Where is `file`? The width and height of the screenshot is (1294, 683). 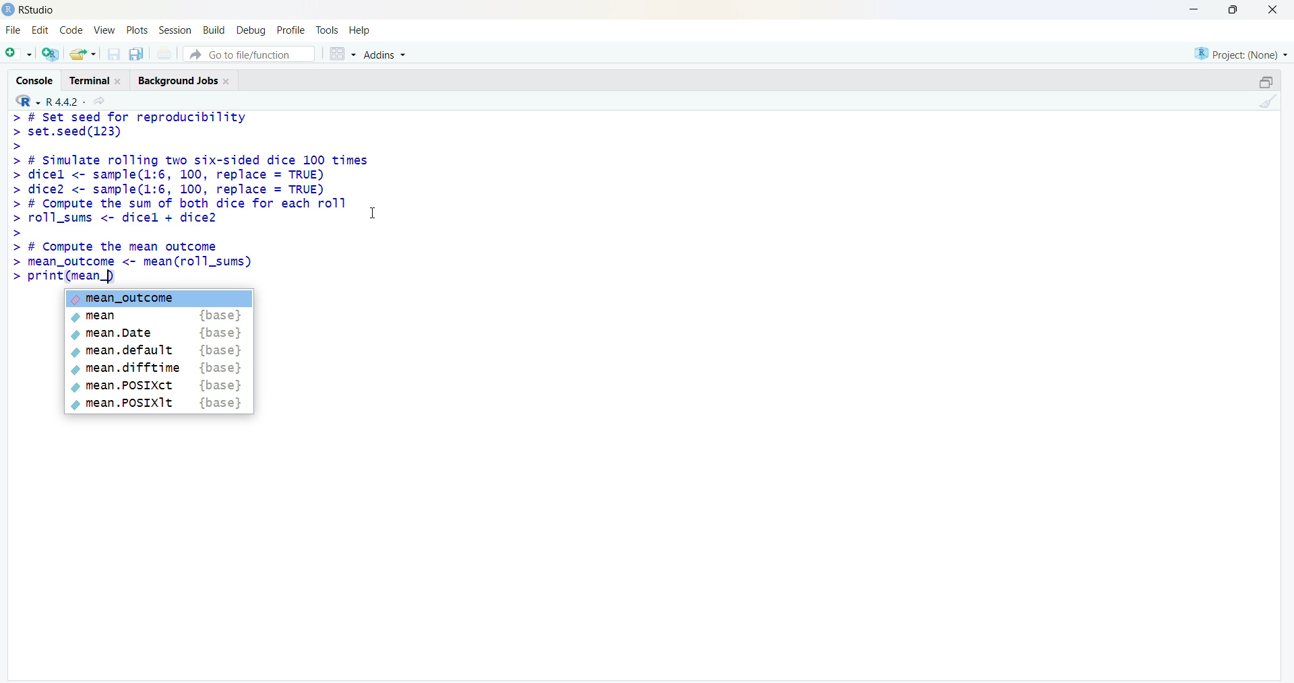
file is located at coordinates (13, 30).